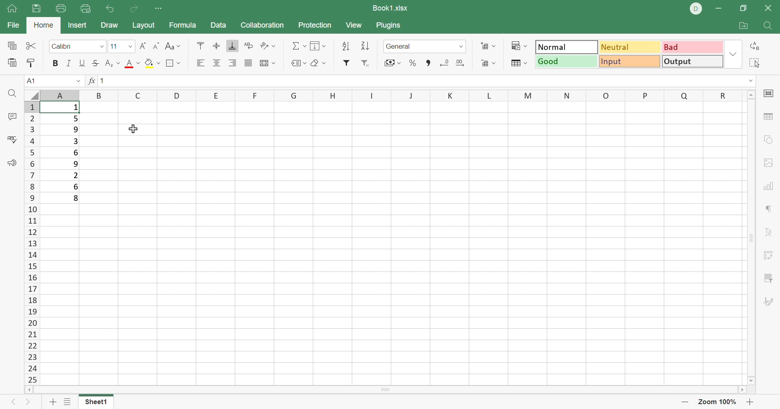 This screenshot has width=780, height=409. Describe the element at coordinates (56, 63) in the screenshot. I see `Bold` at that location.